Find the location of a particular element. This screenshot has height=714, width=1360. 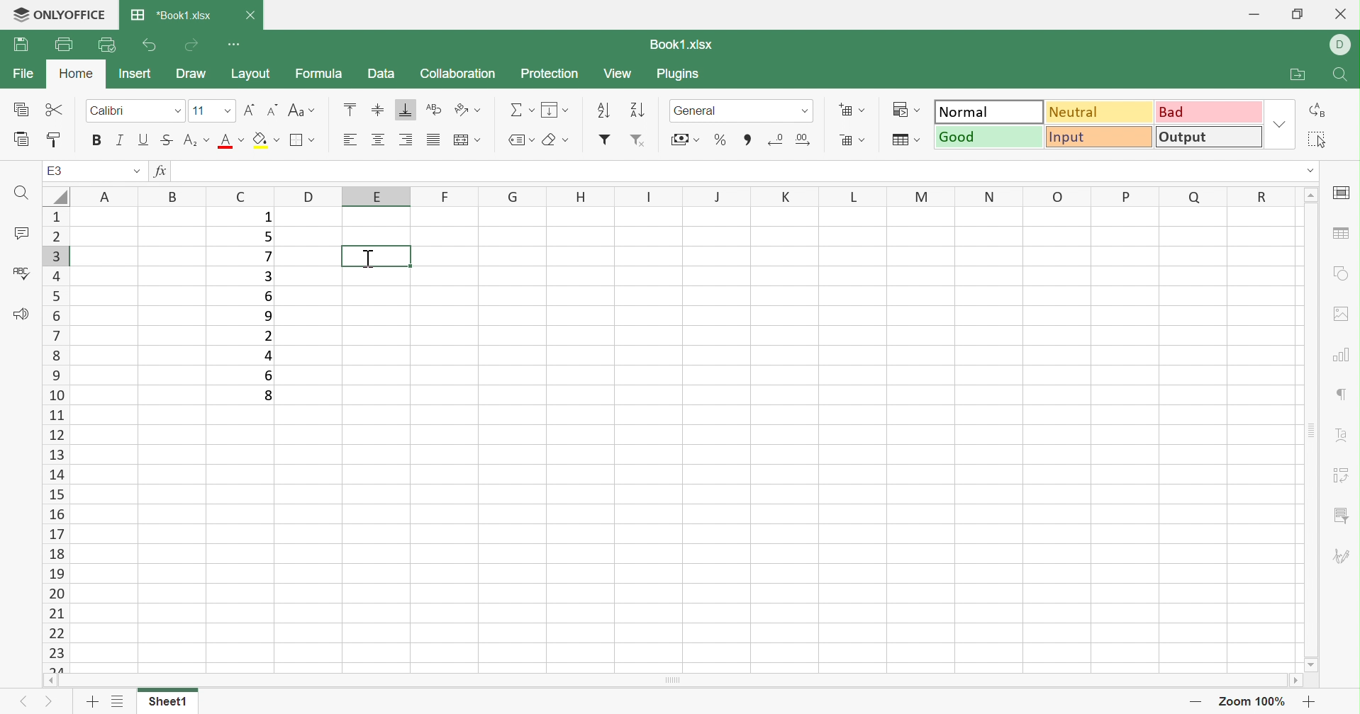

cell settings is located at coordinates (1344, 193).